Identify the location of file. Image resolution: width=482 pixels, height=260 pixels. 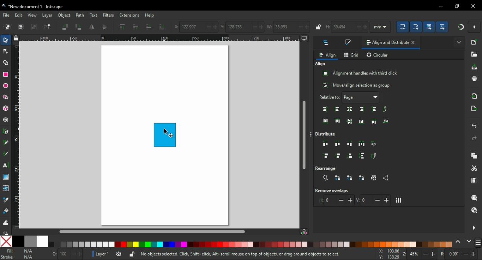
(7, 15).